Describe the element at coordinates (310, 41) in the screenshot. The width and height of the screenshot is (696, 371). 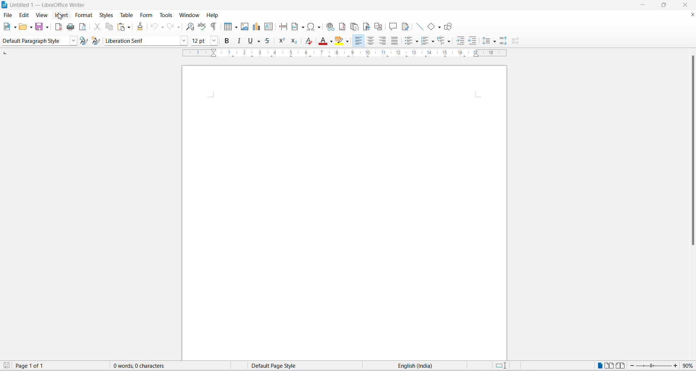
I see `clear direct formatting` at that location.